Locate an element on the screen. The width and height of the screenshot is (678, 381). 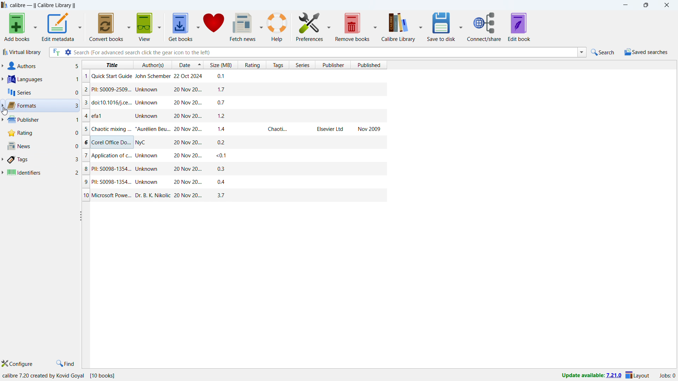
calibre library is located at coordinates (398, 27).